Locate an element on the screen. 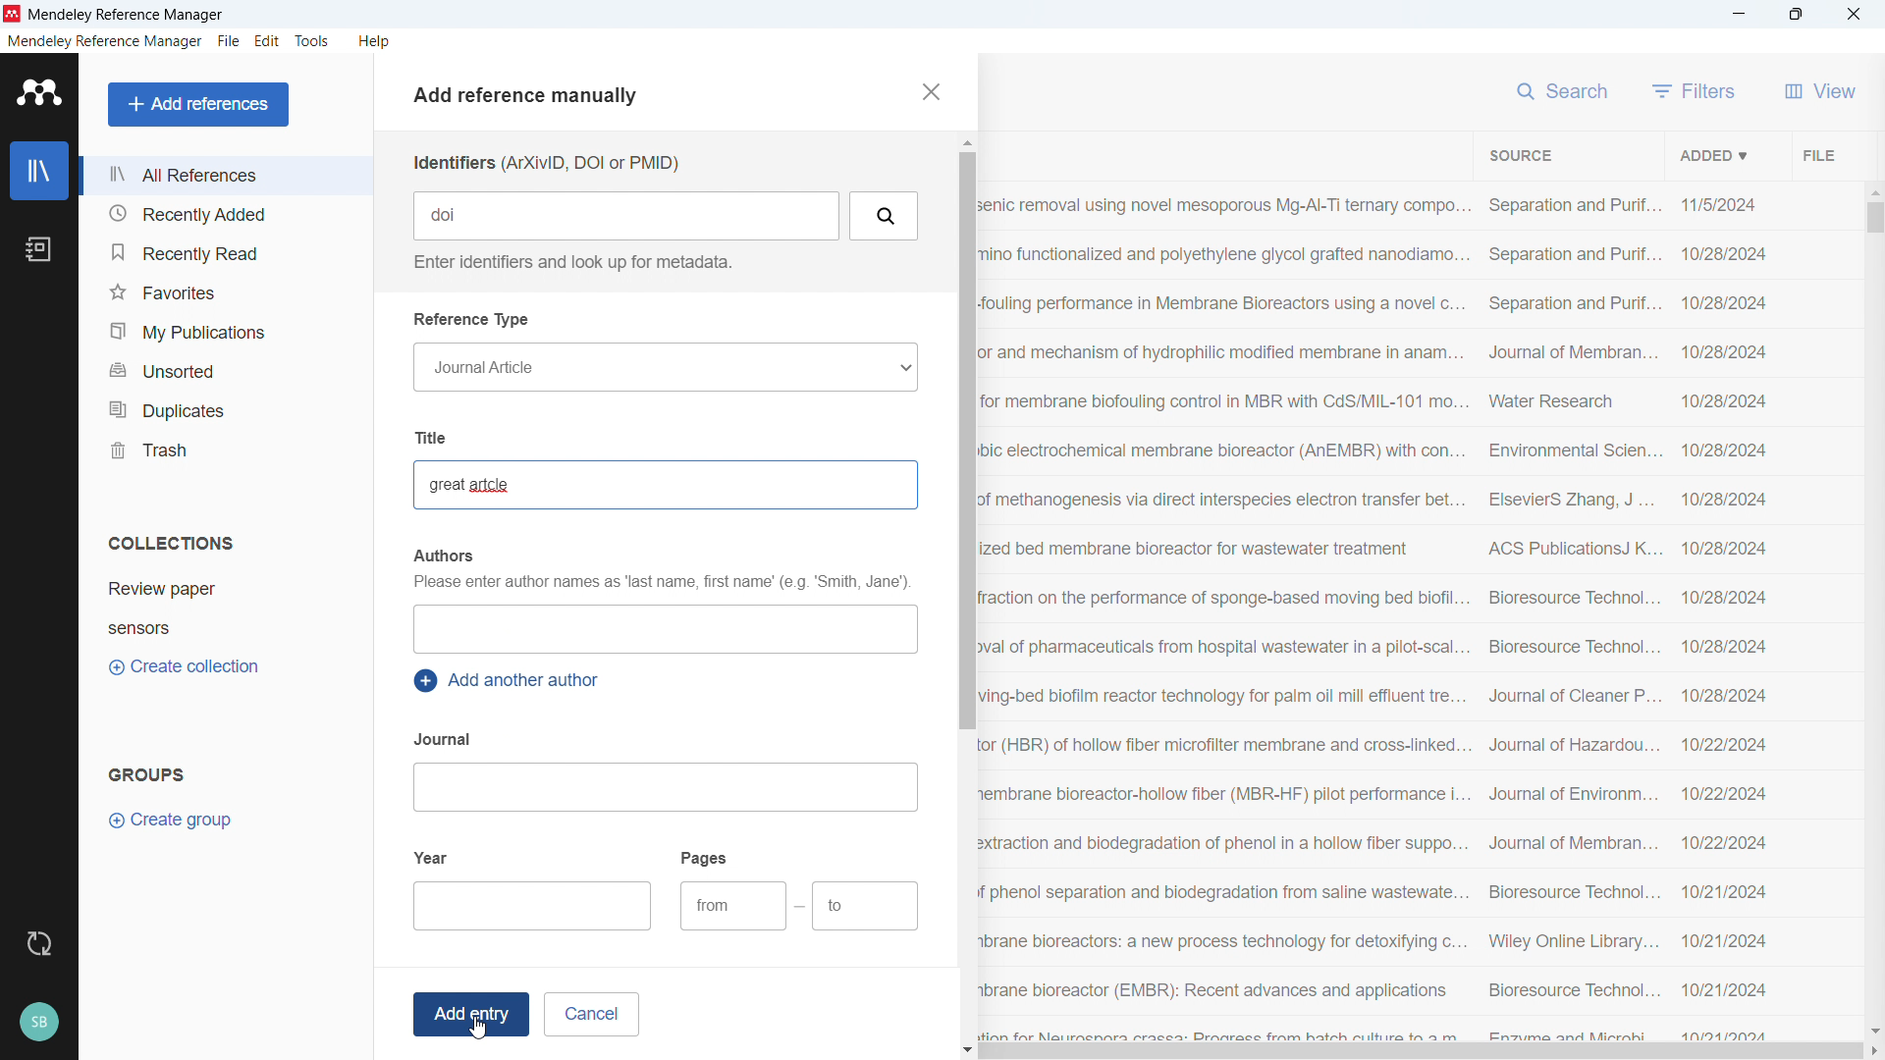  Add entry  is located at coordinates (467, 1015).